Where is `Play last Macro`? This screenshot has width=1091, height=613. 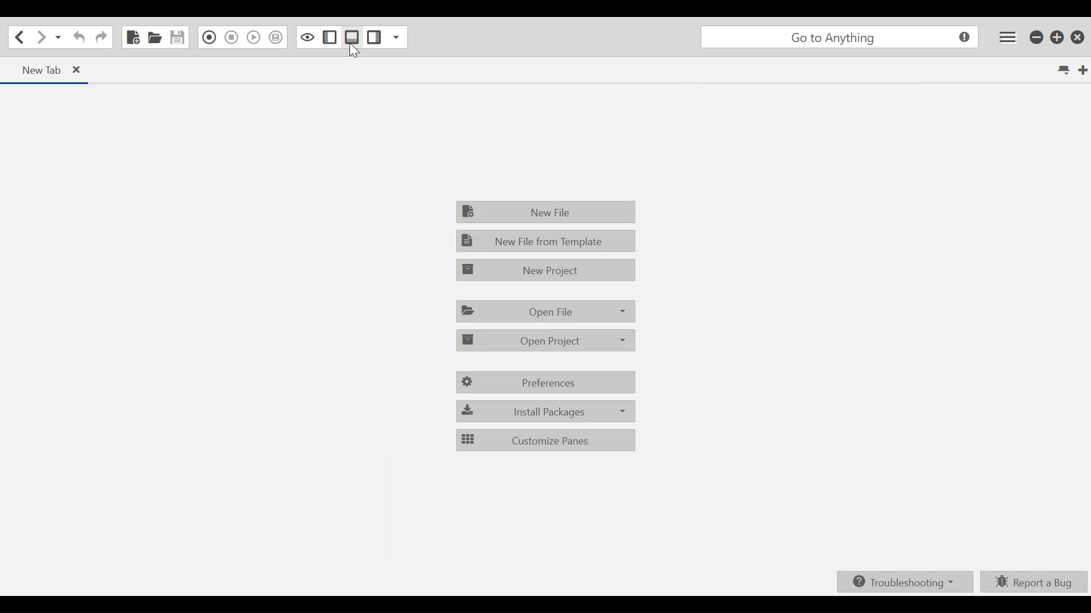
Play last Macro is located at coordinates (253, 37).